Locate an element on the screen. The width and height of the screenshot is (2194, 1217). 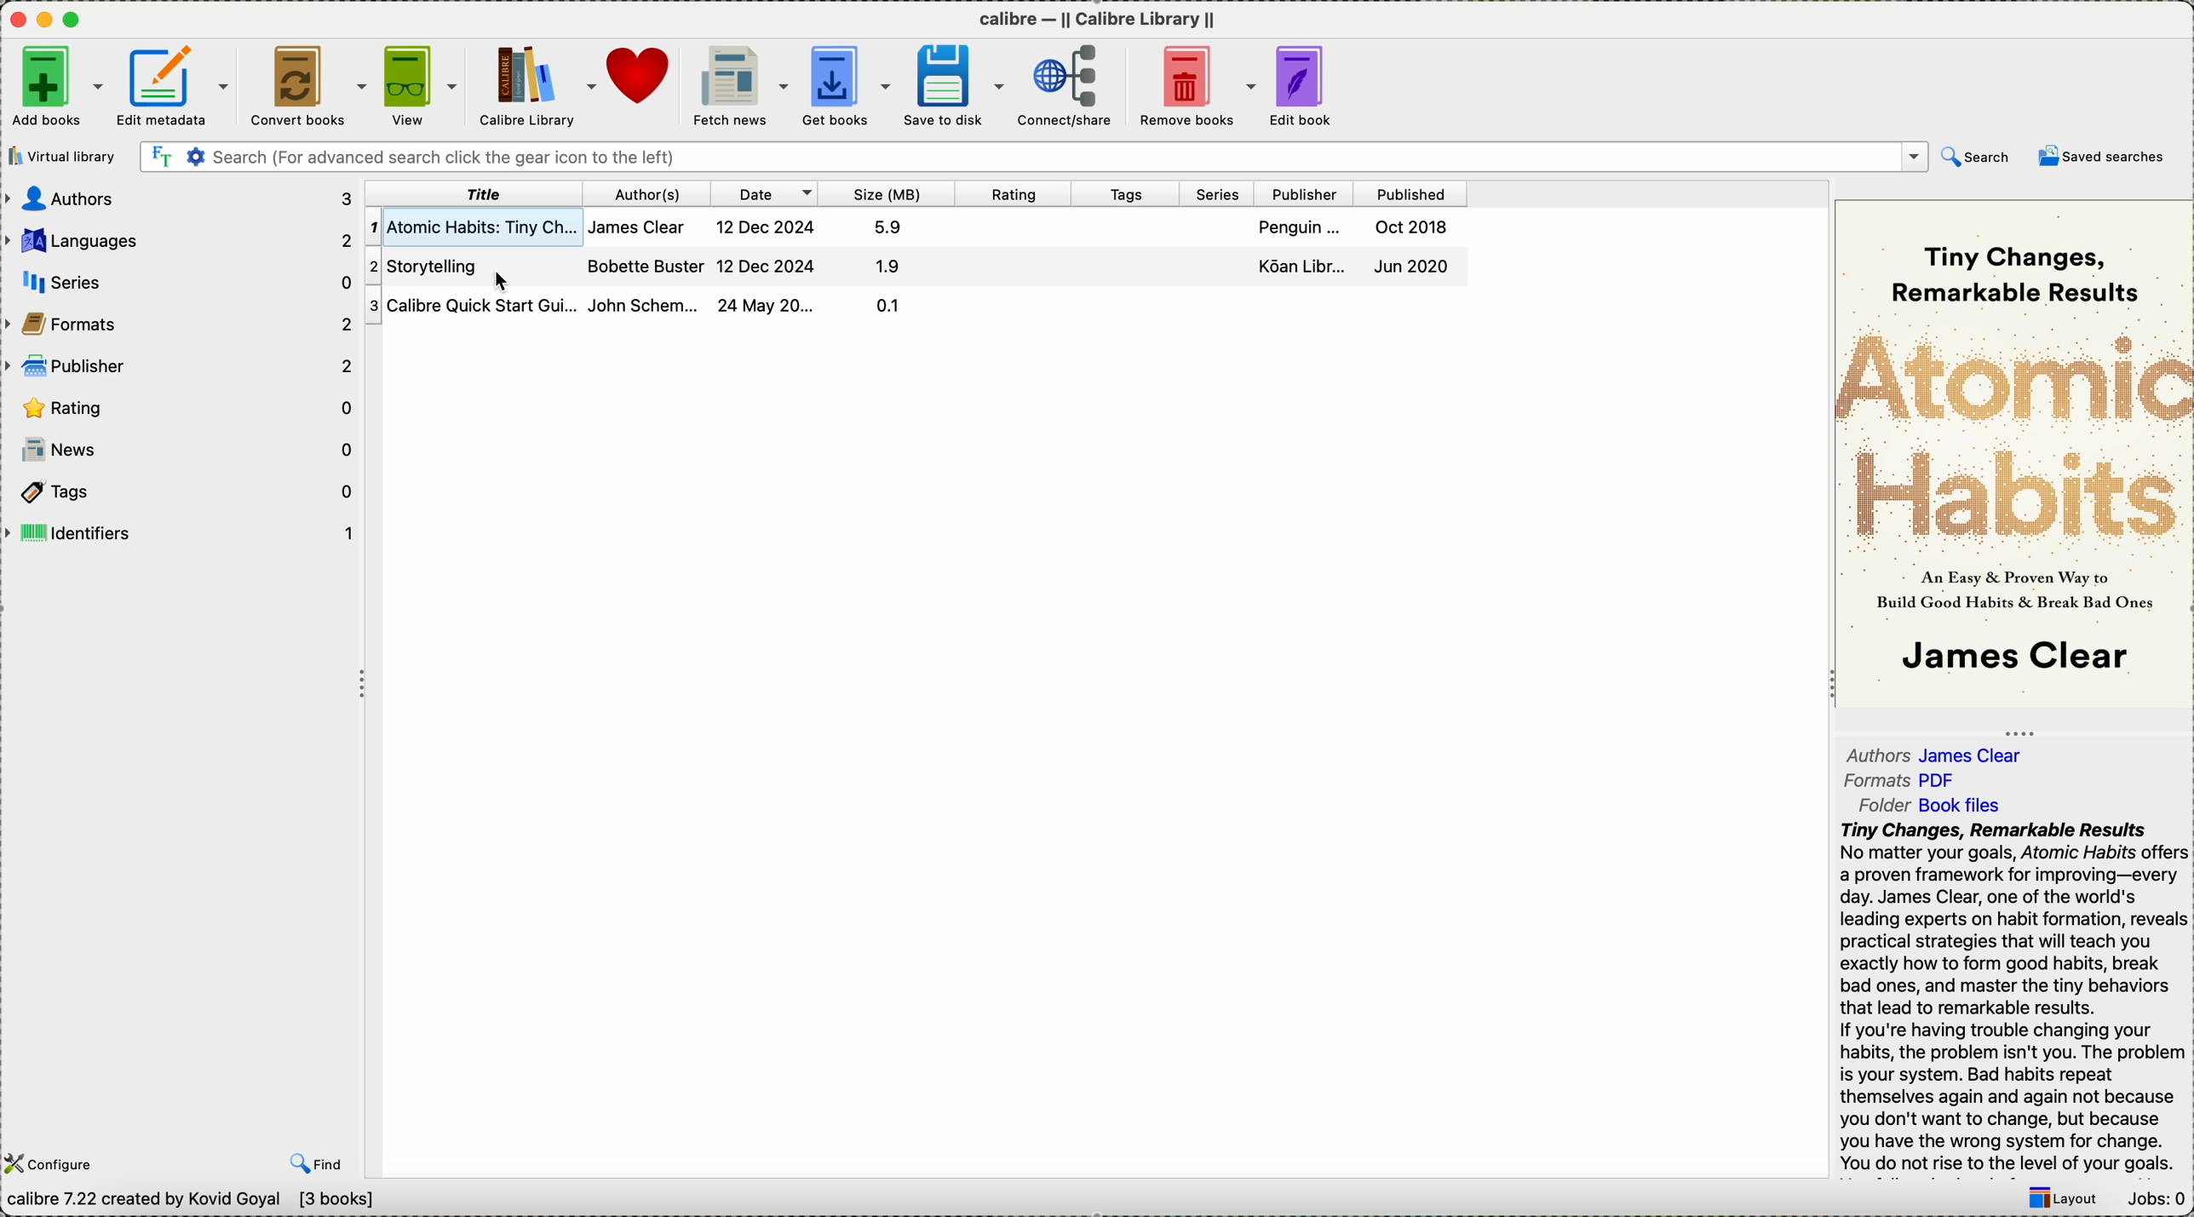
tags is located at coordinates (181, 492).